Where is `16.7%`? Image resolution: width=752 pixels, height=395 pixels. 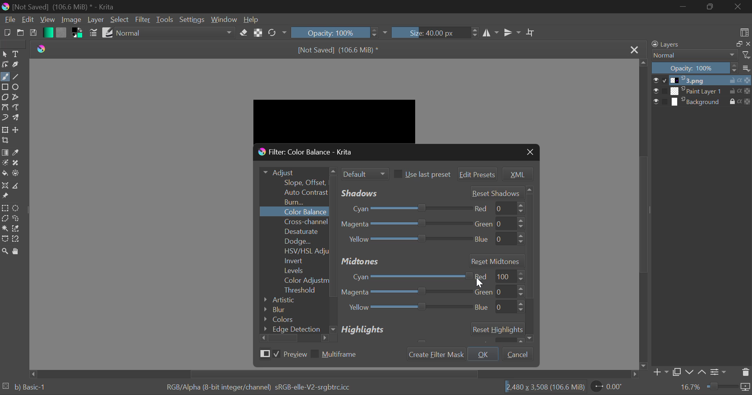 16.7% is located at coordinates (688, 387).